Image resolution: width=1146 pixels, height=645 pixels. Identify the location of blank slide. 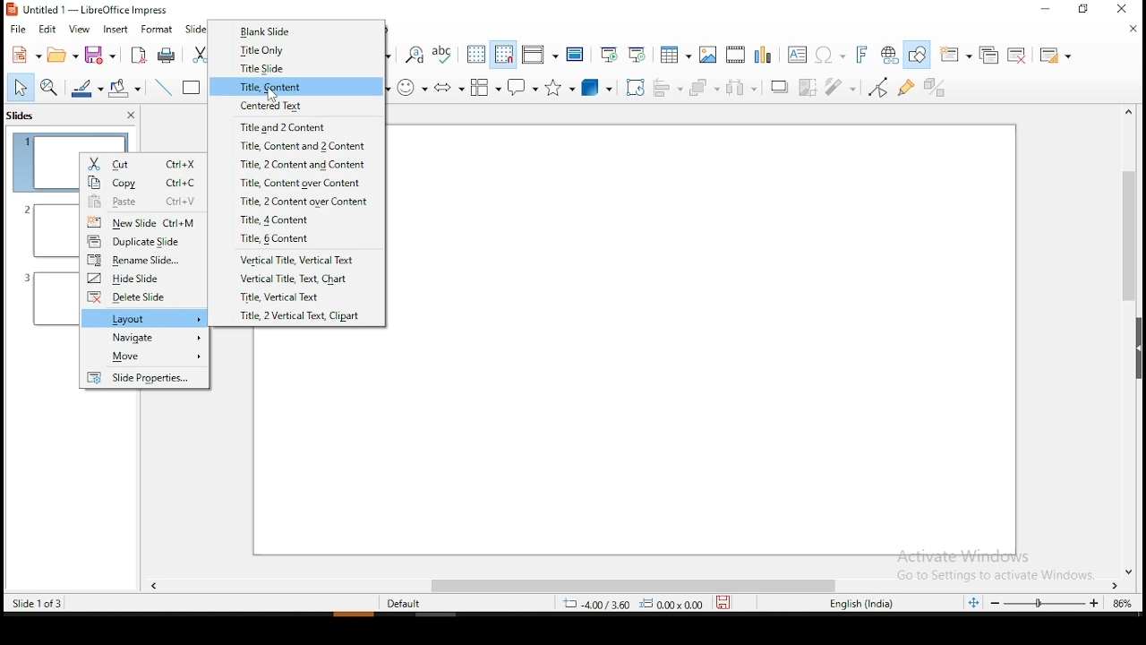
(265, 32).